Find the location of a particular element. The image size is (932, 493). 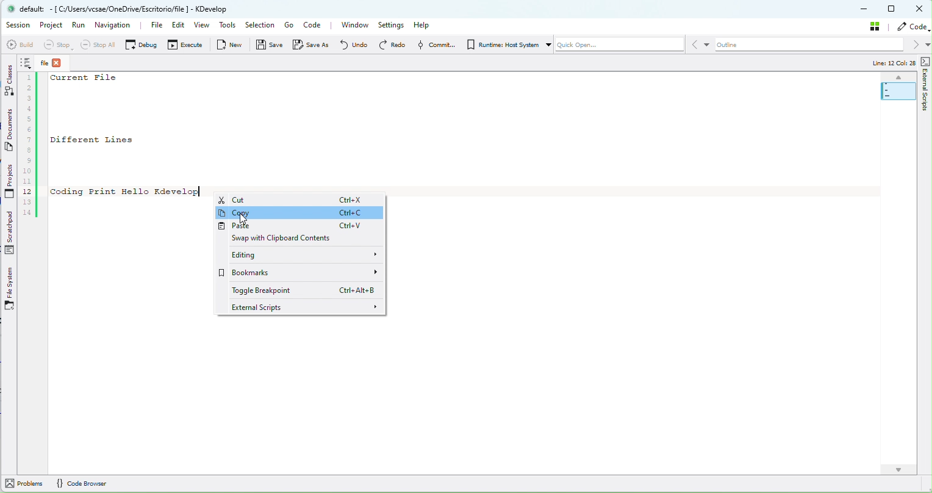

Runtime: Host System is located at coordinates (501, 45).